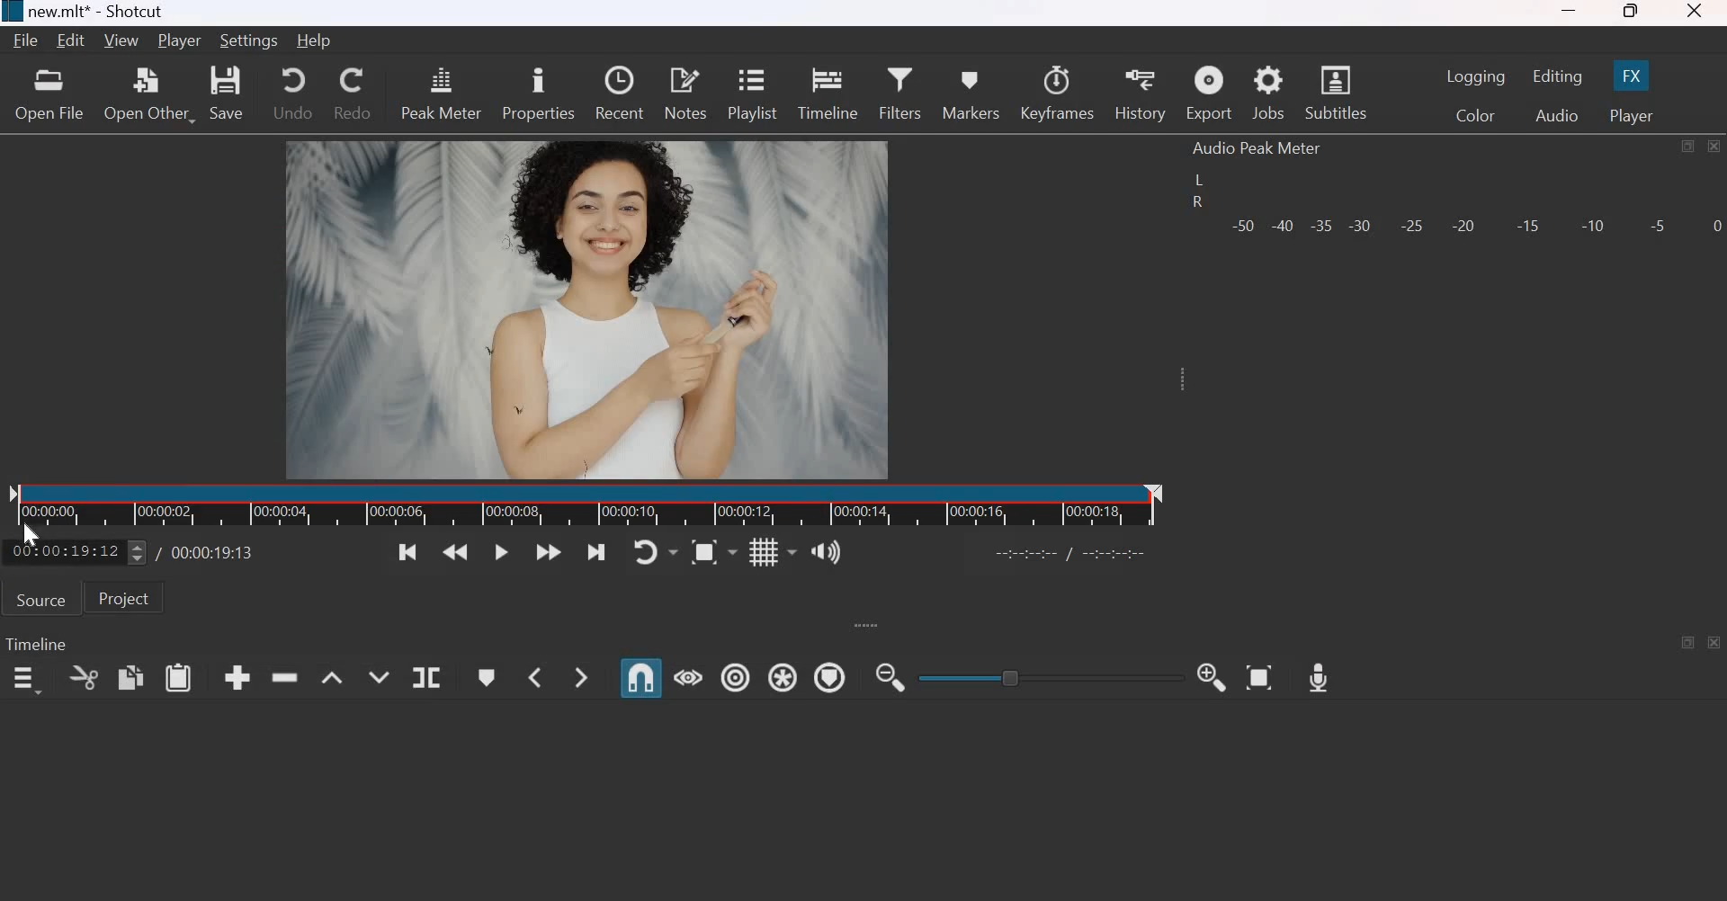 The width and height of the screenshot is (1727, 901). Describe the element at coordinates (715, 550) in the screenshot. I see `Toggle zoom` at that location.